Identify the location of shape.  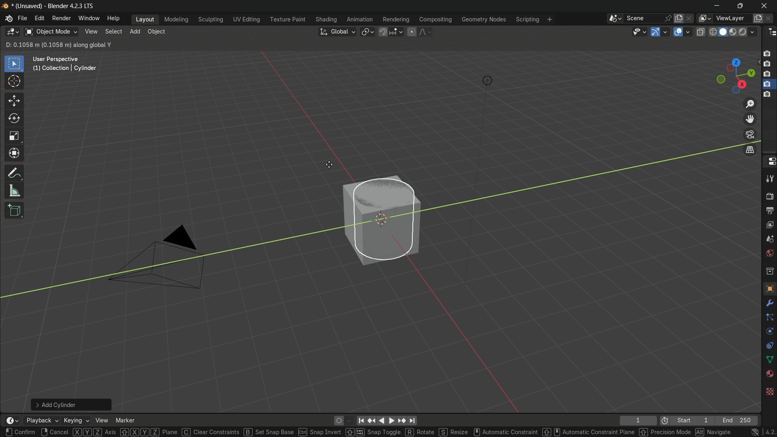
(767, 359).